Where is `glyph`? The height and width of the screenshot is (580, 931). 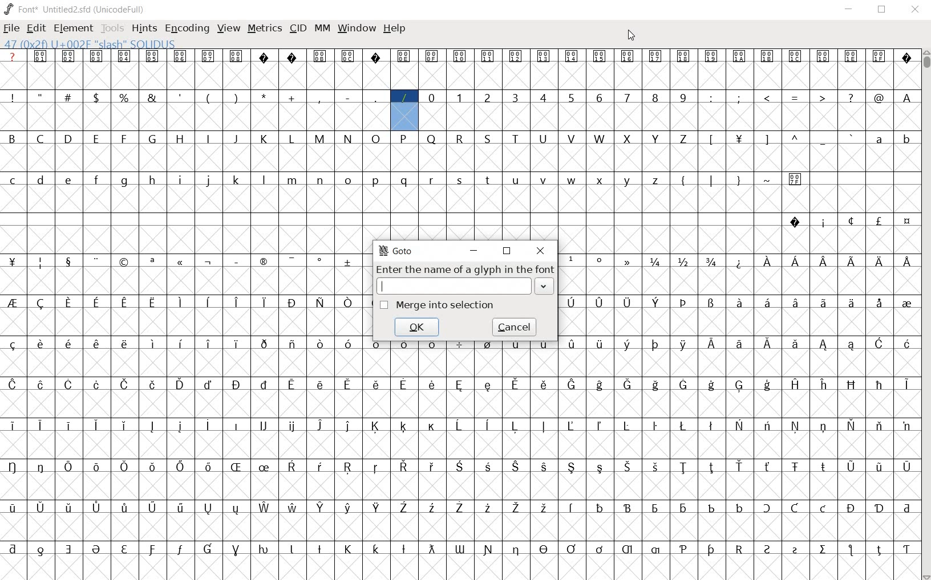
glyph is located at coordinates (124, 263).